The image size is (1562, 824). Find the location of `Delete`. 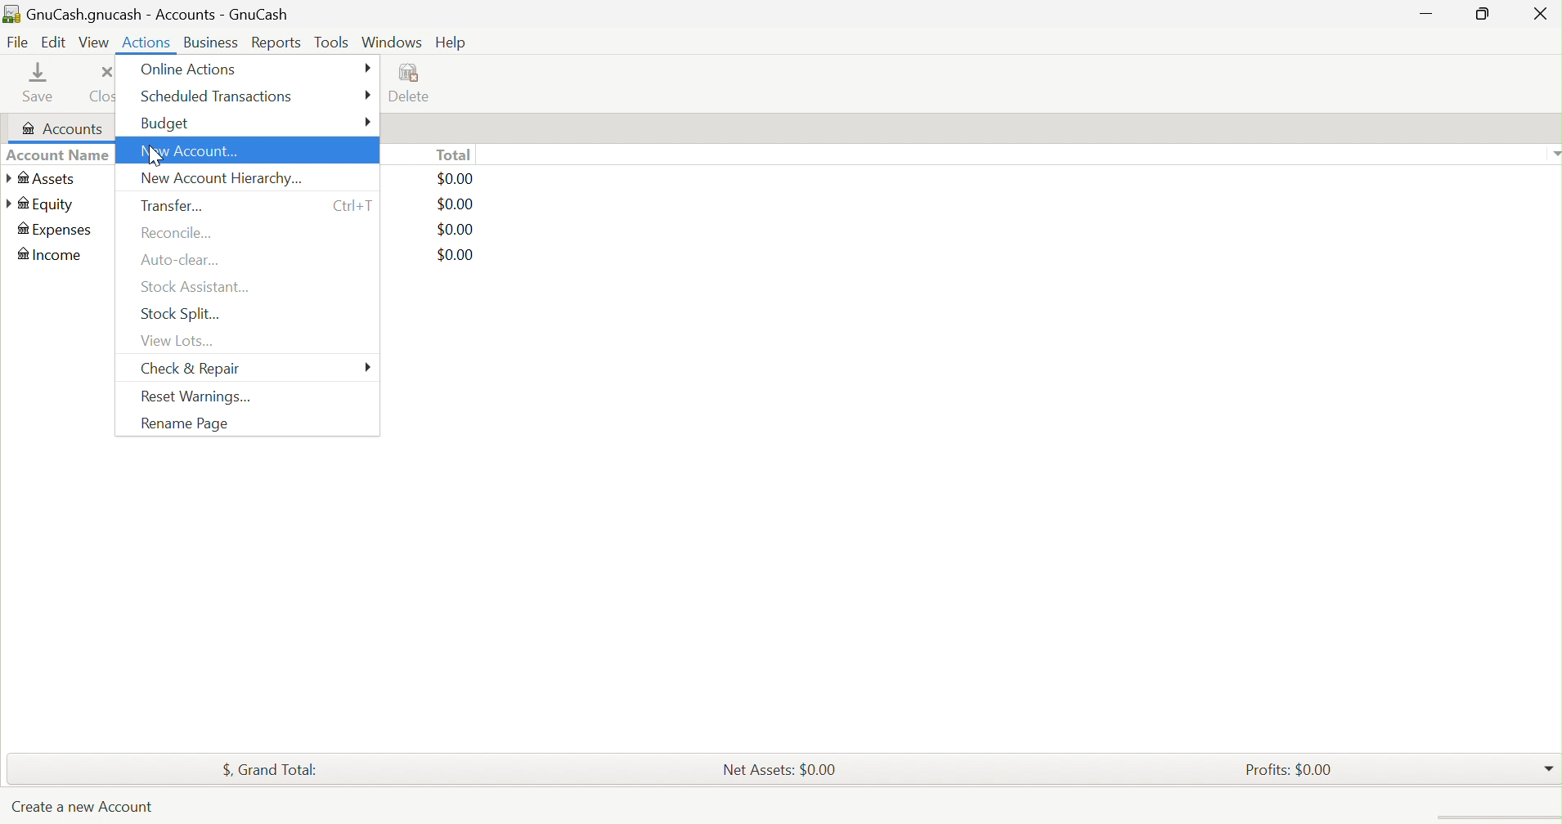

Delete is located at coordinates (415, 84).